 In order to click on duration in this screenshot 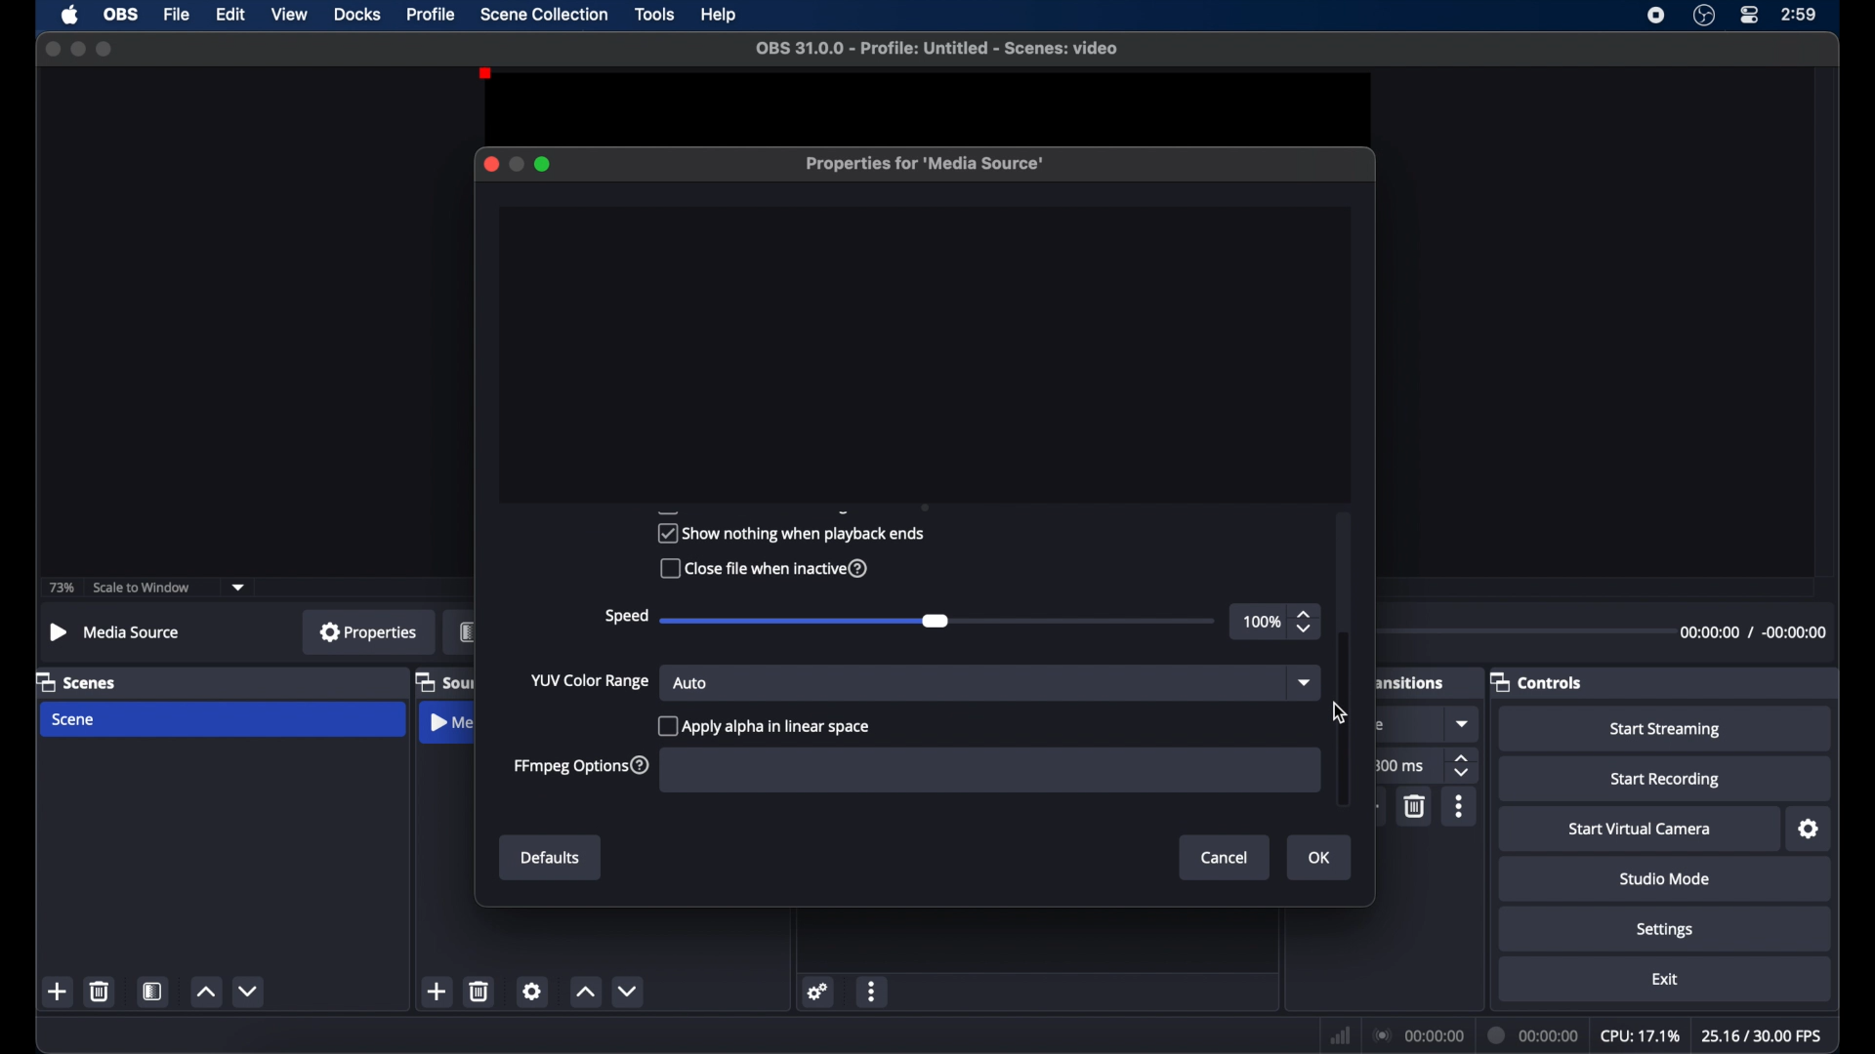, I will do `click(1533, 1035)`.